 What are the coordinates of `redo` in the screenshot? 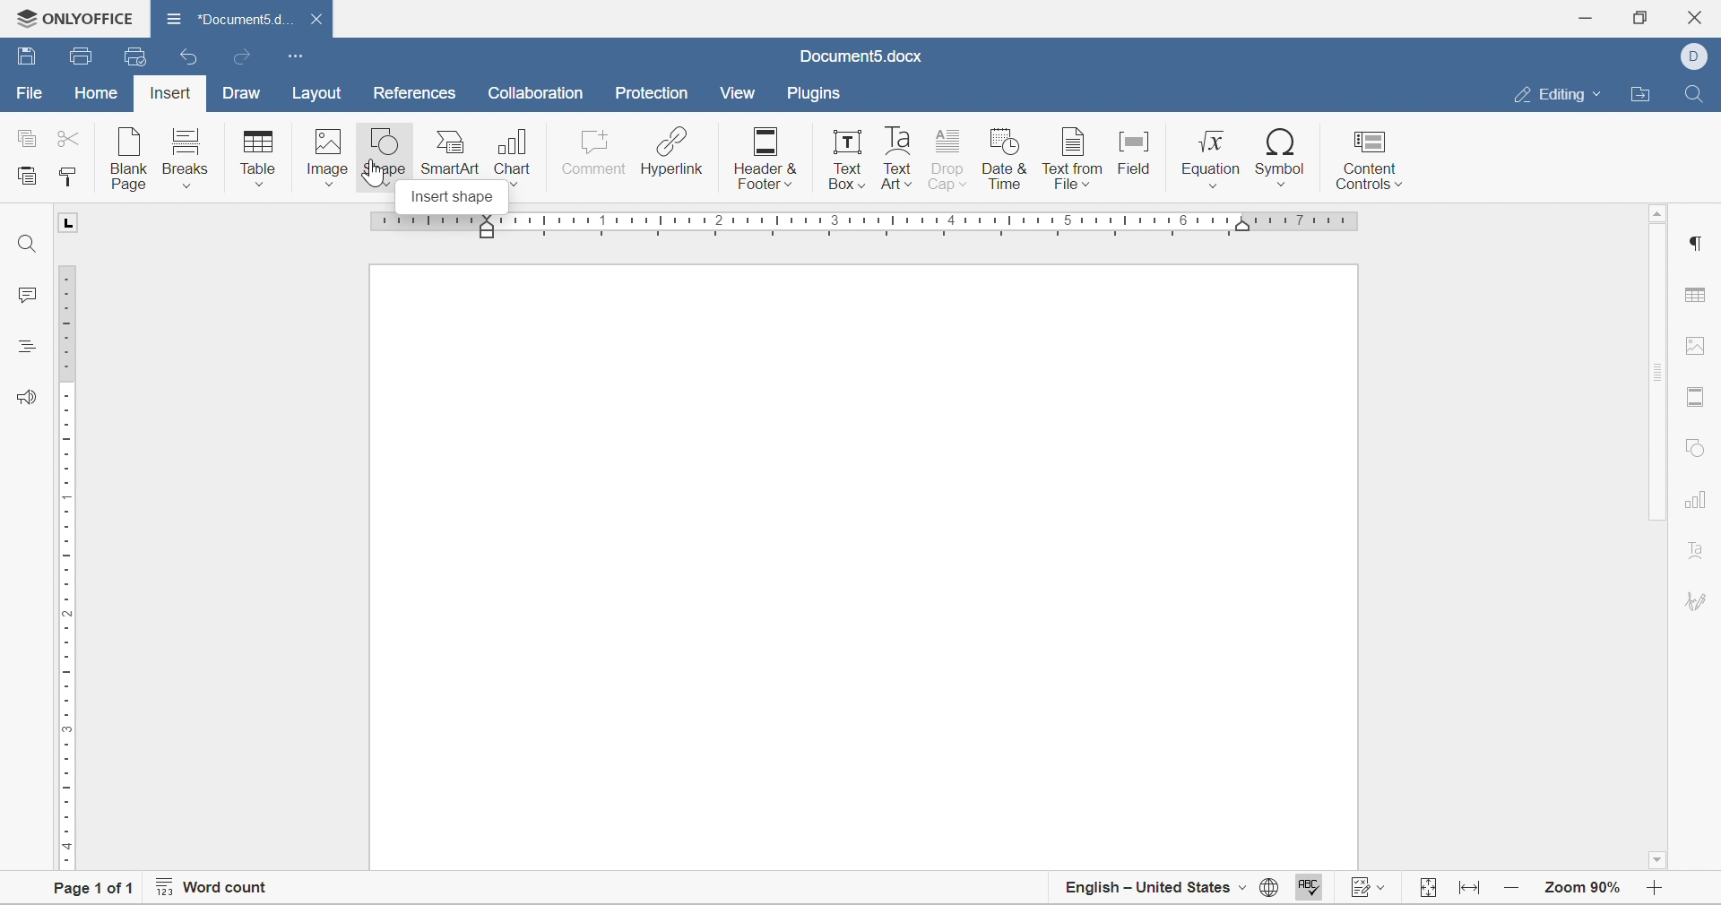 It's located at (245, 59).